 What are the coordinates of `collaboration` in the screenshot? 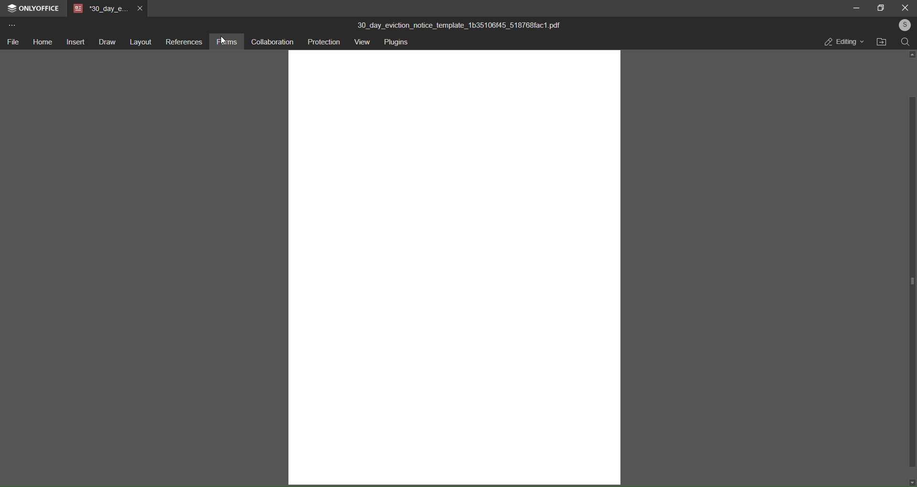 It's located at (274, 42).